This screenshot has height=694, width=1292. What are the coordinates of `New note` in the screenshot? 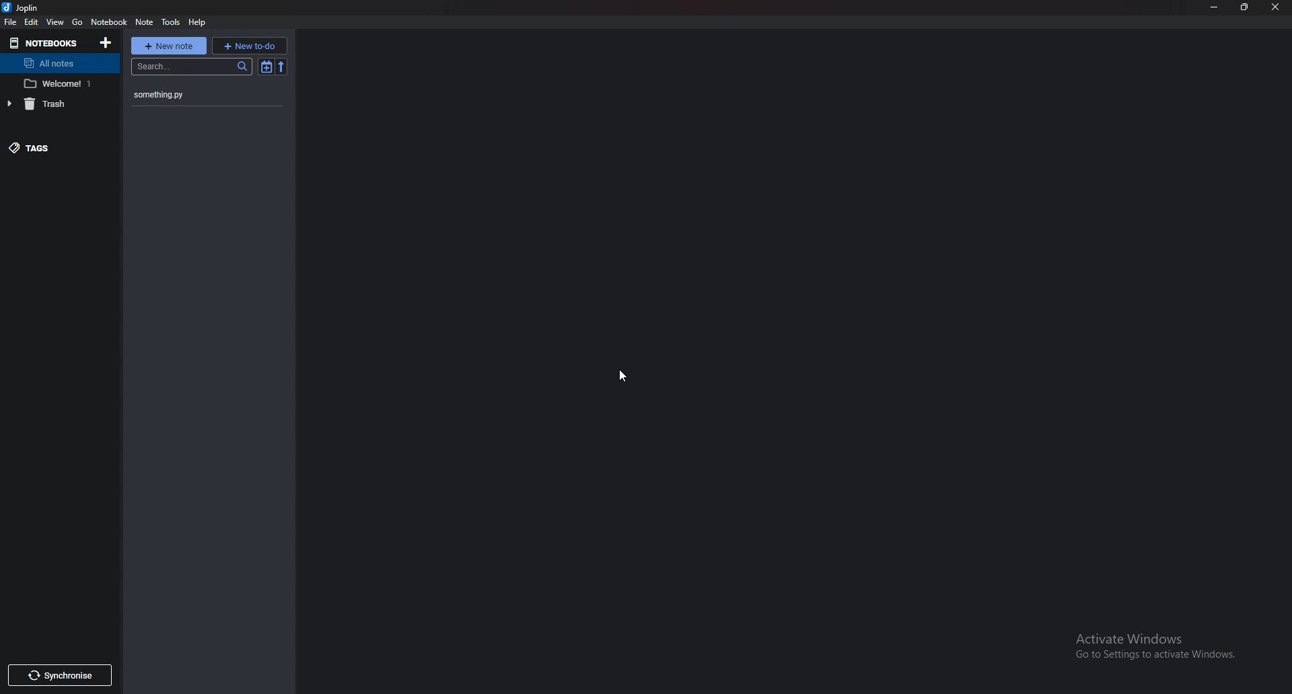 It's located at (169, 46).